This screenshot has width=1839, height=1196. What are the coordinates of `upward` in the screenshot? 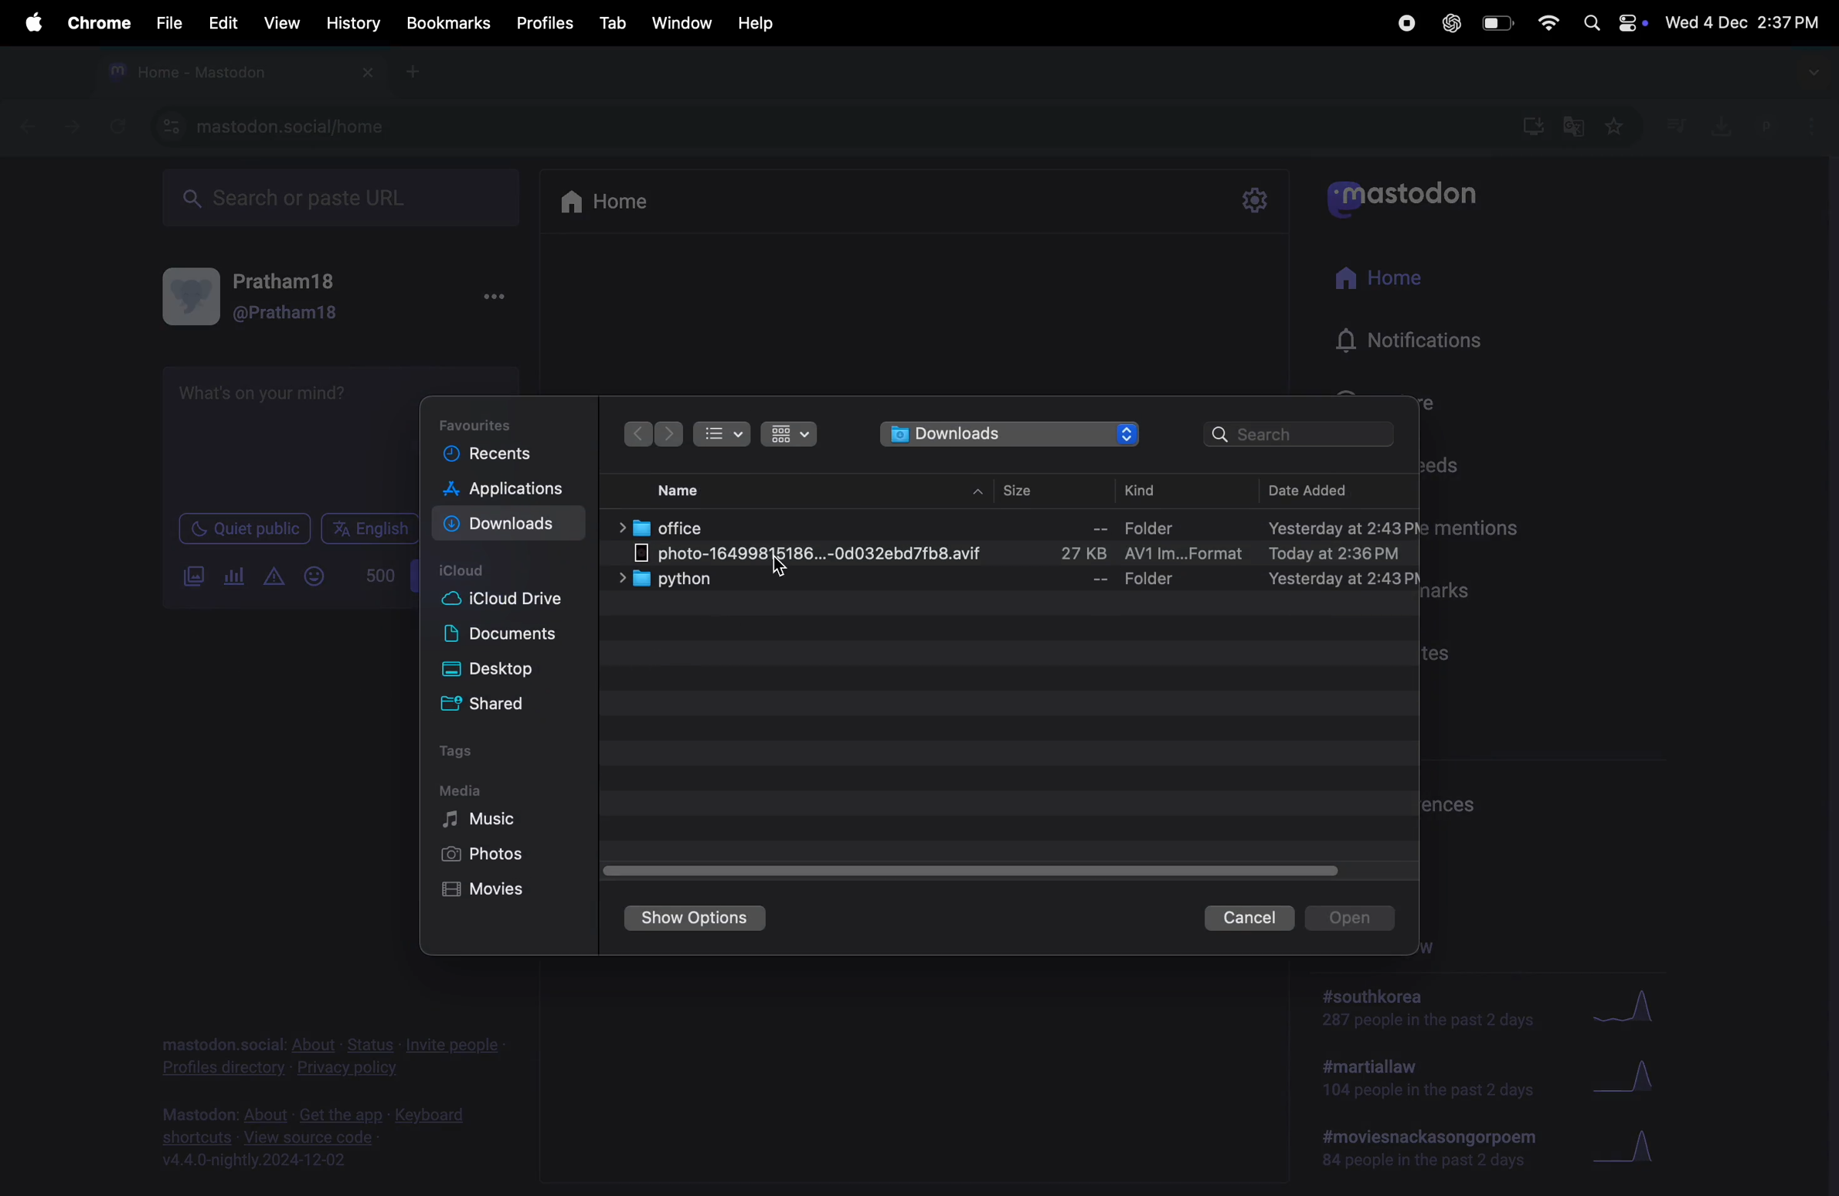 It's located at (981, 493).